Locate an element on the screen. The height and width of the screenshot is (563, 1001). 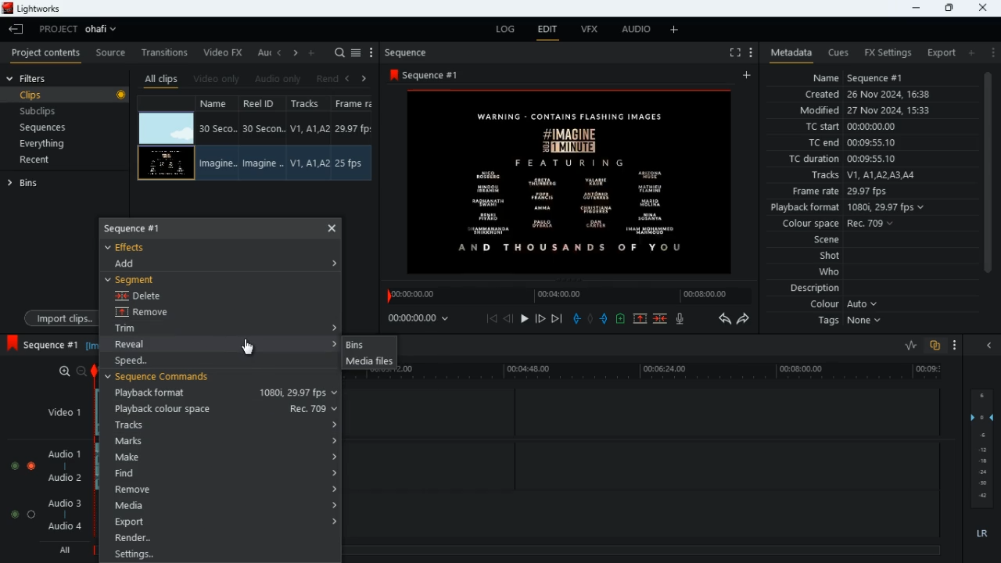
close is located at coordinates (992, 346).